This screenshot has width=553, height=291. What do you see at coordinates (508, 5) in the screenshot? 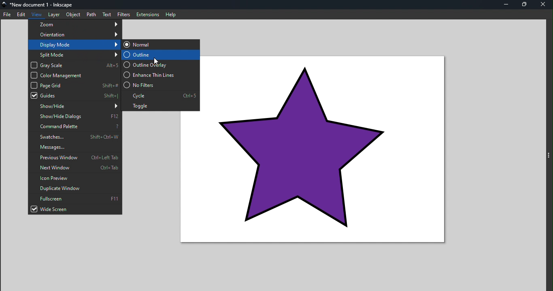
I see `Minimize` at bounding box center [508, 5].